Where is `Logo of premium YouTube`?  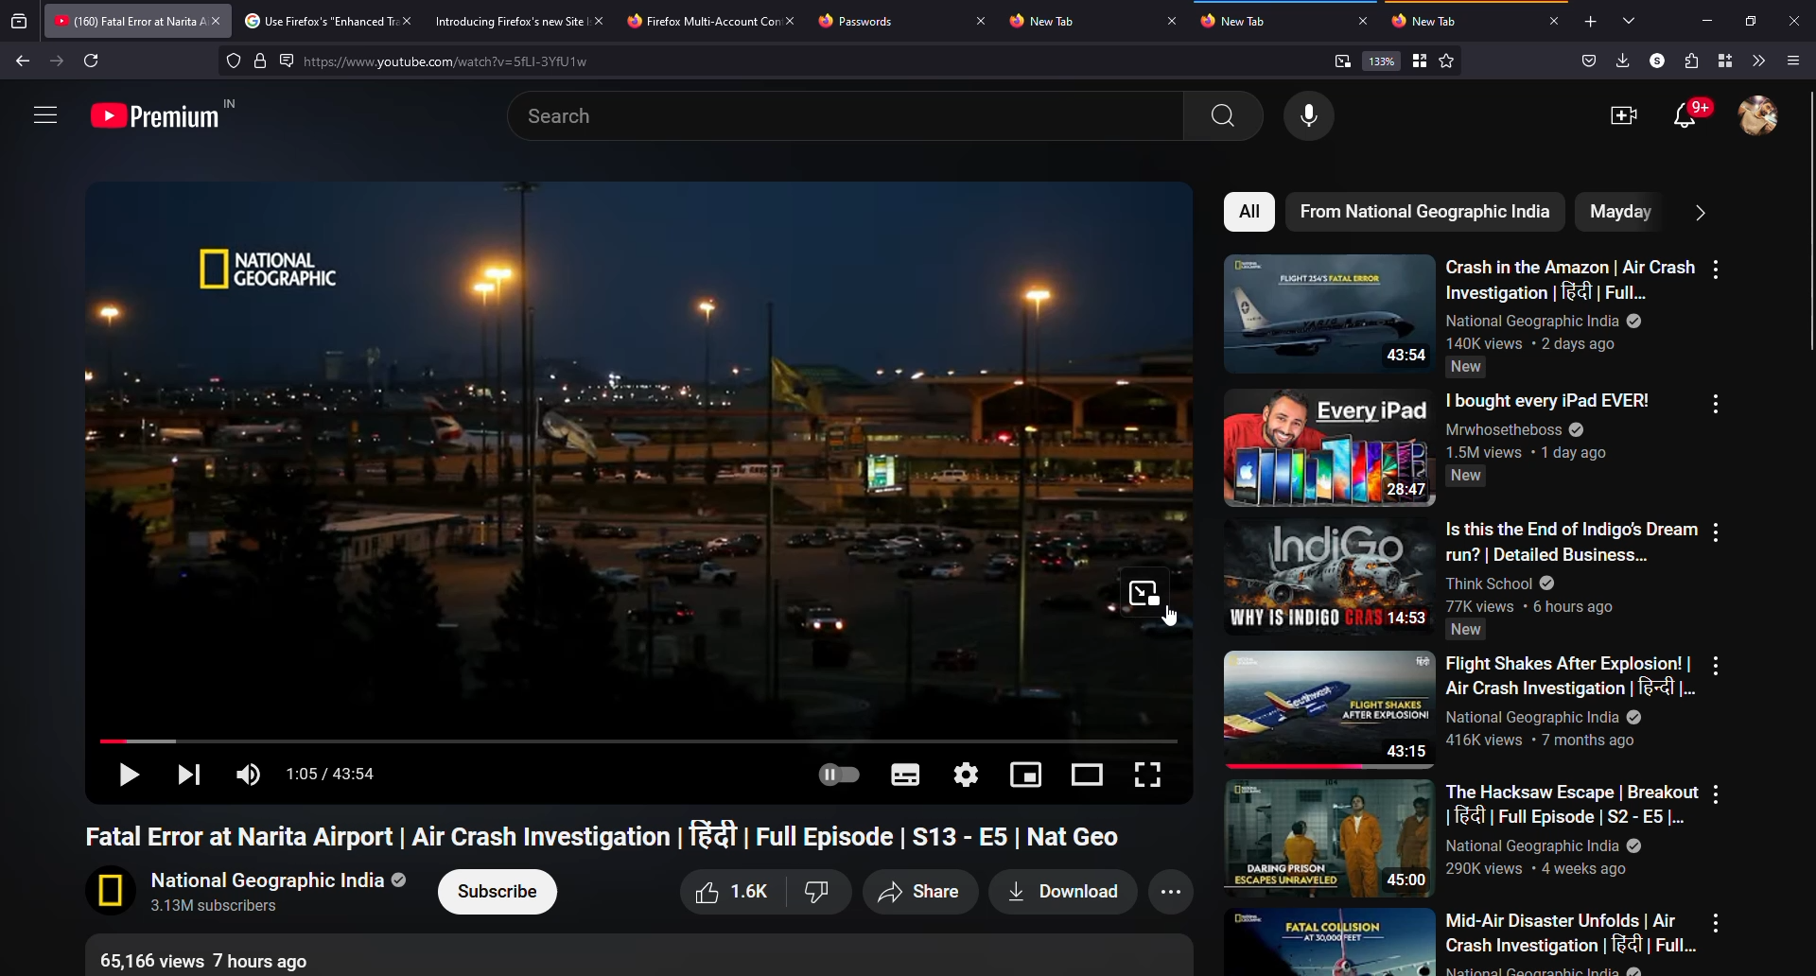 Logo of premium YouTube is located at coordinates (166, 113).